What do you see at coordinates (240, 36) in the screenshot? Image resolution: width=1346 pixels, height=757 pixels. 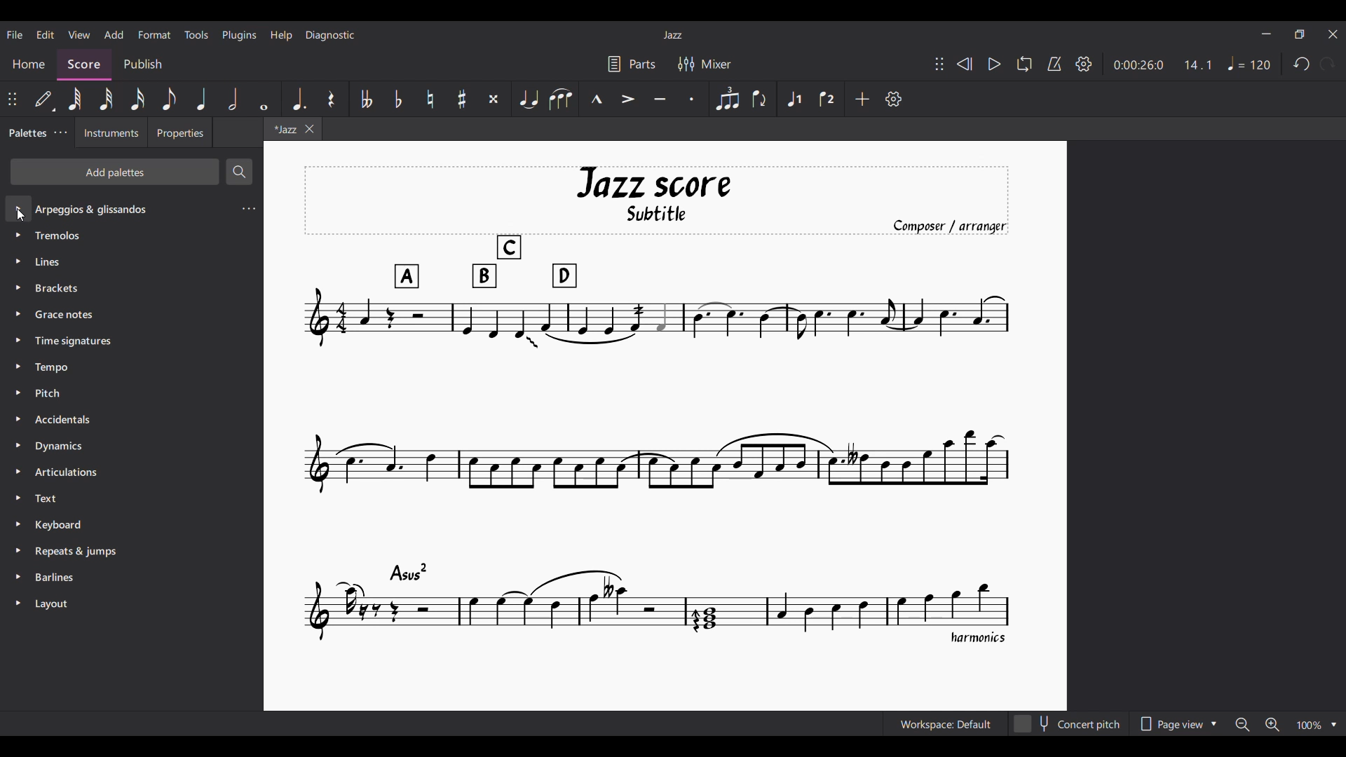 I see `Plugins menu` at bounding box center [240, 36].